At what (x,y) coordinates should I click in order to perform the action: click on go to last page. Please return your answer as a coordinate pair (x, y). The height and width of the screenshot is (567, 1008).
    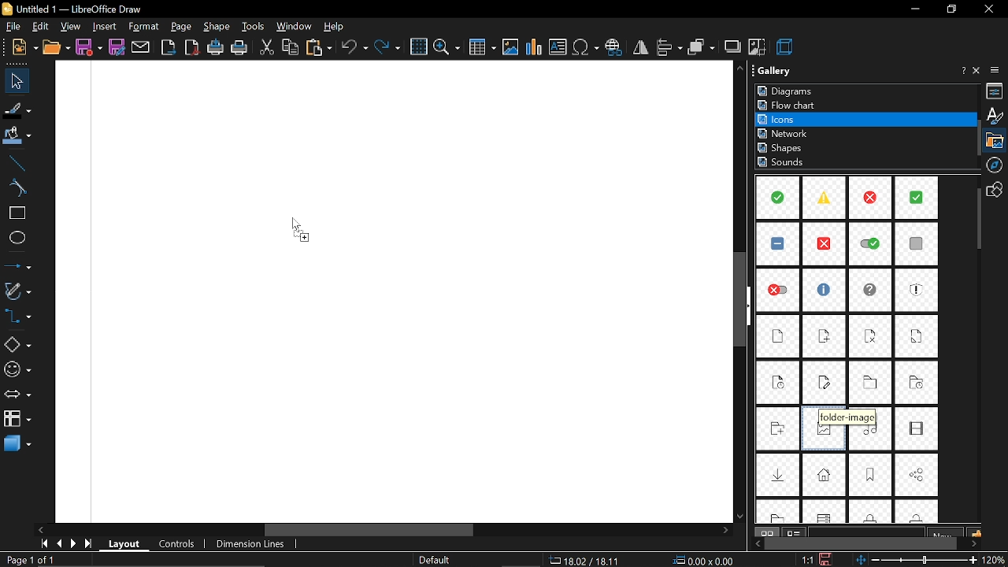
    Looking at the image, I should click on (88, 545).